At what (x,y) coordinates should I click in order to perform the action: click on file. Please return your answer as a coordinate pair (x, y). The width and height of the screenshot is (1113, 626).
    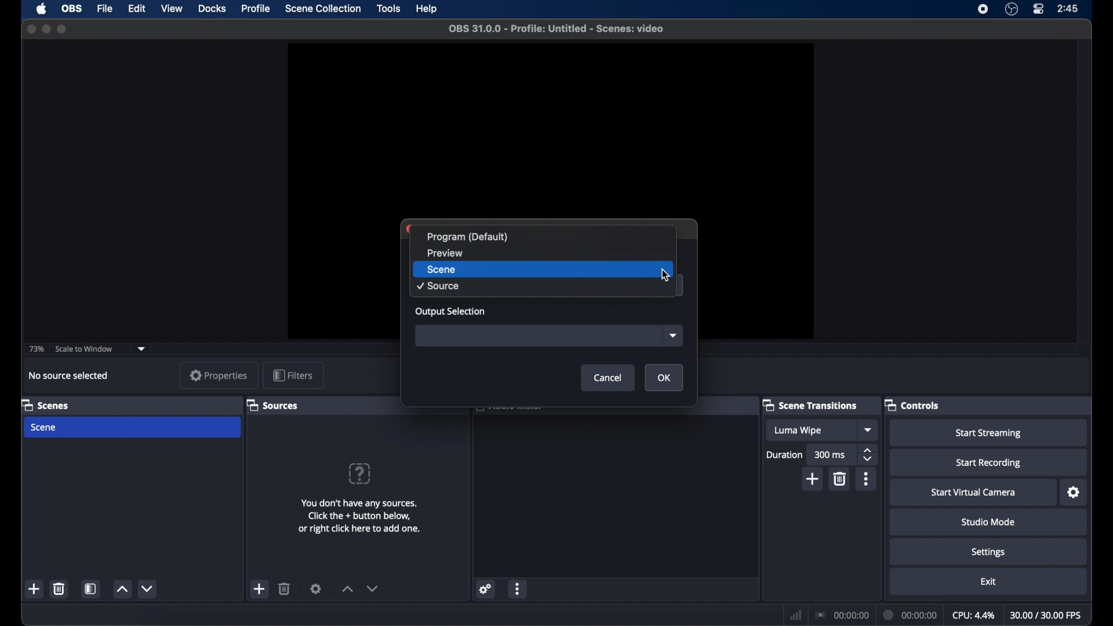
    Looking at the image, I should click on (105, 9).